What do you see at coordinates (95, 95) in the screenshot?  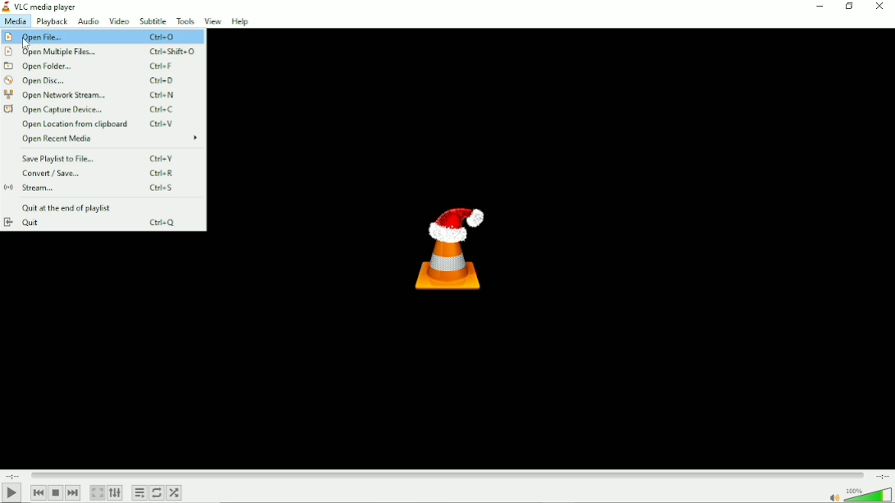 I see `Open network stream` at bounding box center [95, 95].